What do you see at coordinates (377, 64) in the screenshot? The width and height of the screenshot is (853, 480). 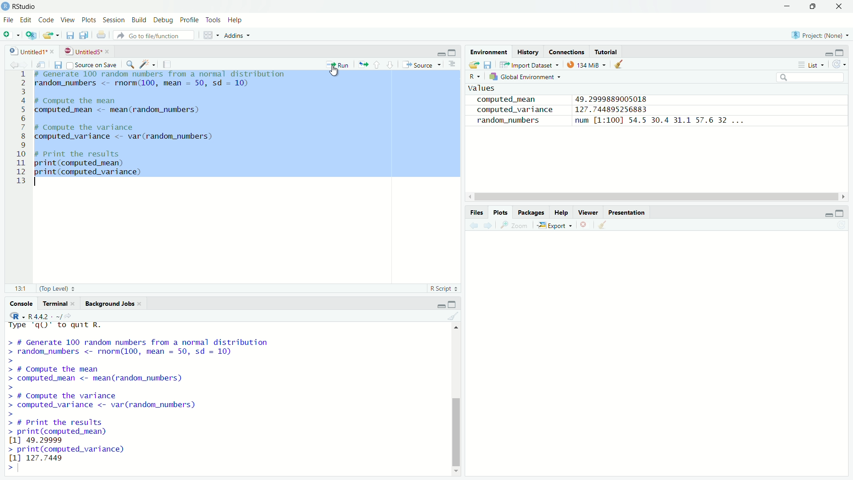 I see `go to previous section/chunk` at bounding box center [377, 64].